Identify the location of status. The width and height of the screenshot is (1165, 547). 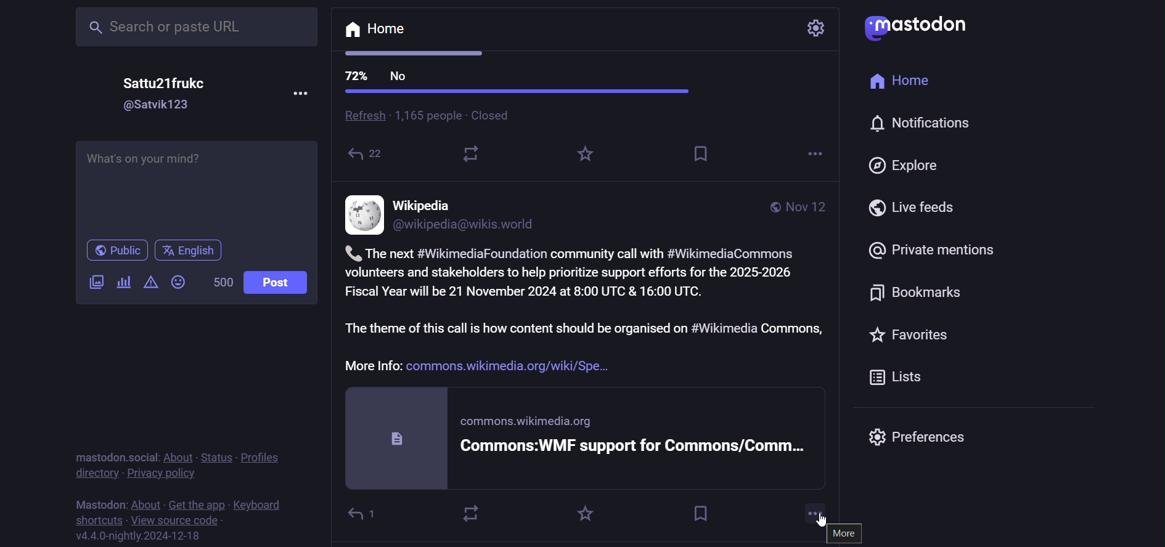
(213, 455).